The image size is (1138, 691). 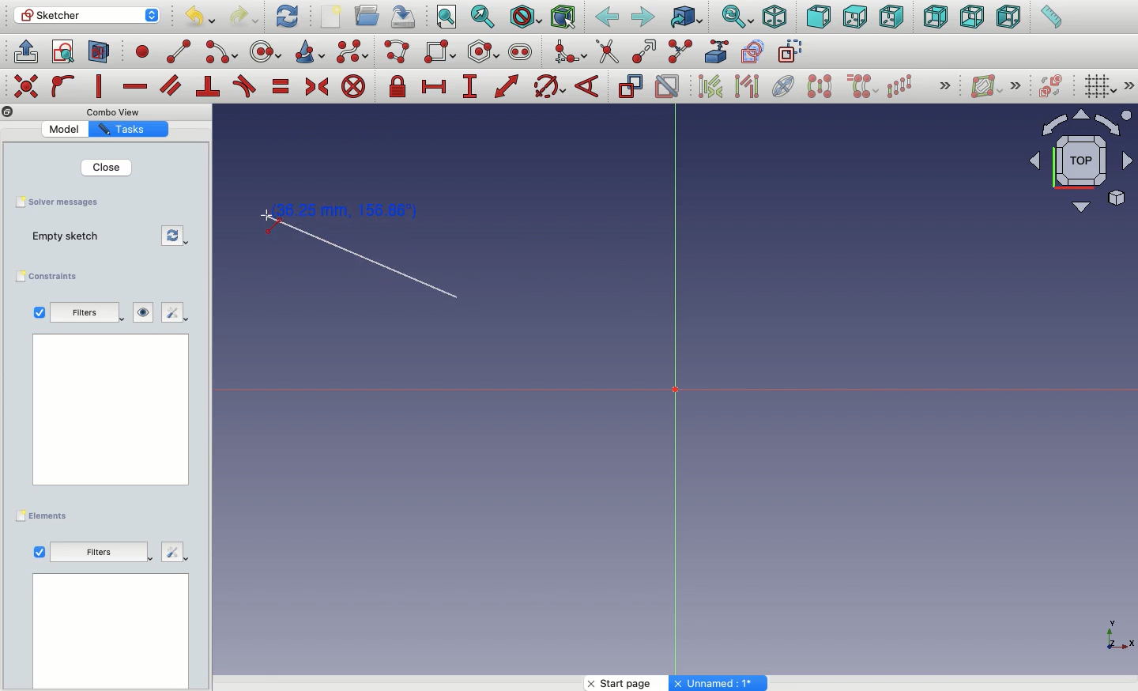 What do you see at coordinates (245, 17) in the screenshot?
I see `Redo` at bounding box center [245, 17].